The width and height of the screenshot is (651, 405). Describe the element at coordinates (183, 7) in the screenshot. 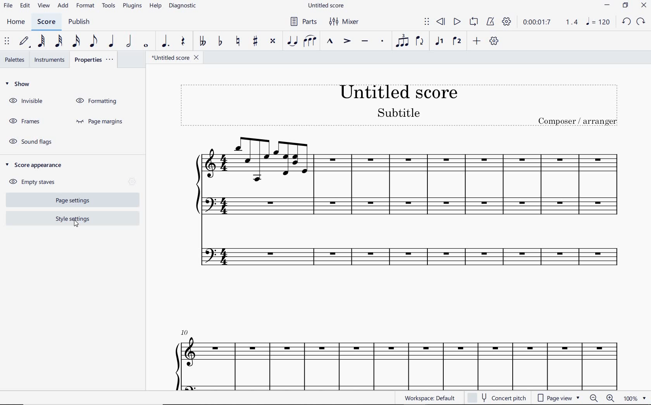

I see `DIAGNOSTIC` at that location.